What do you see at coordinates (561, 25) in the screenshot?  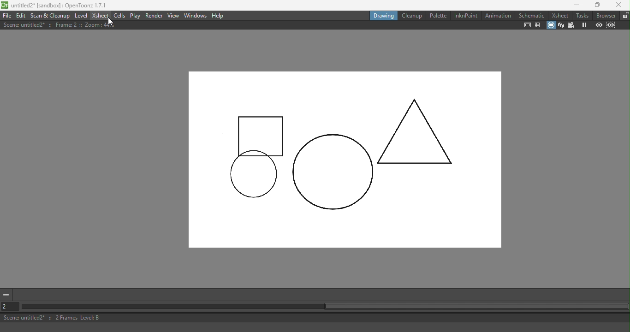 I see `3D view` at bounding box center [561, 25].